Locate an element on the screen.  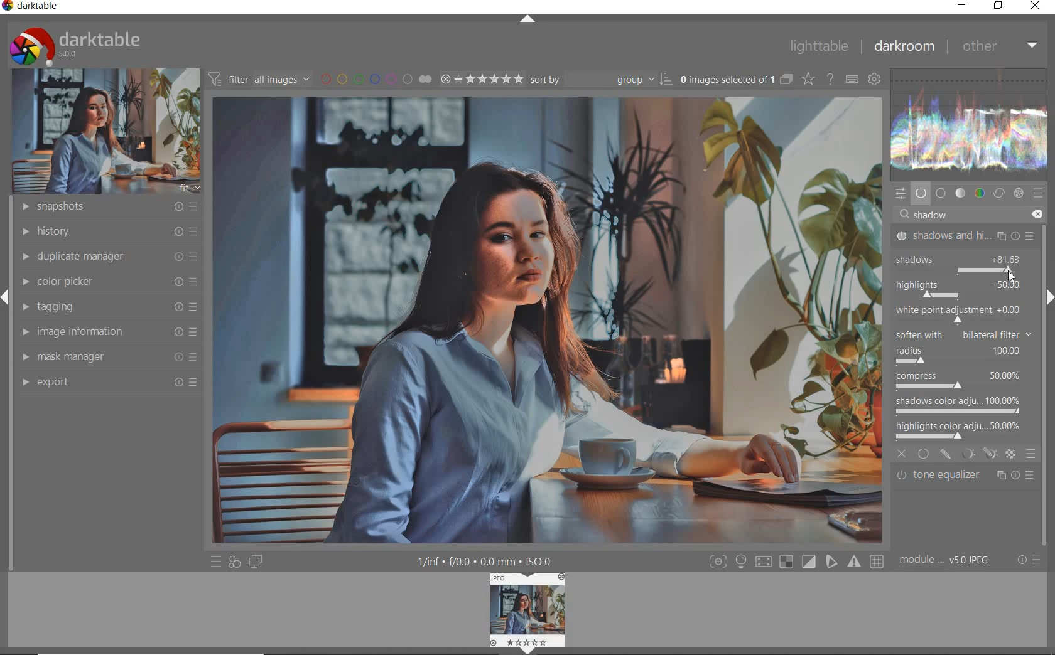
minimize is located at coordinates (962, 6).